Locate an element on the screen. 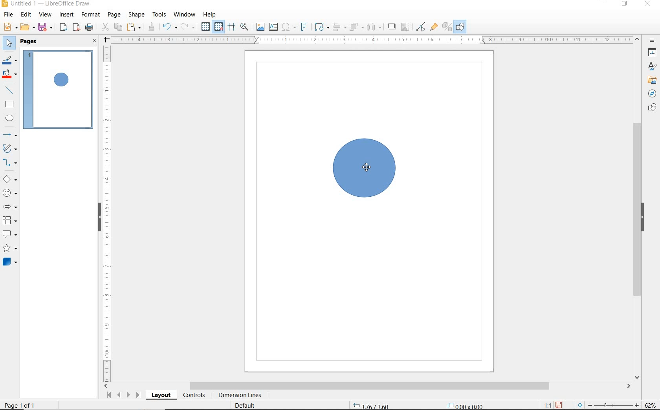  OPEN is located at coordinates (27, 27).